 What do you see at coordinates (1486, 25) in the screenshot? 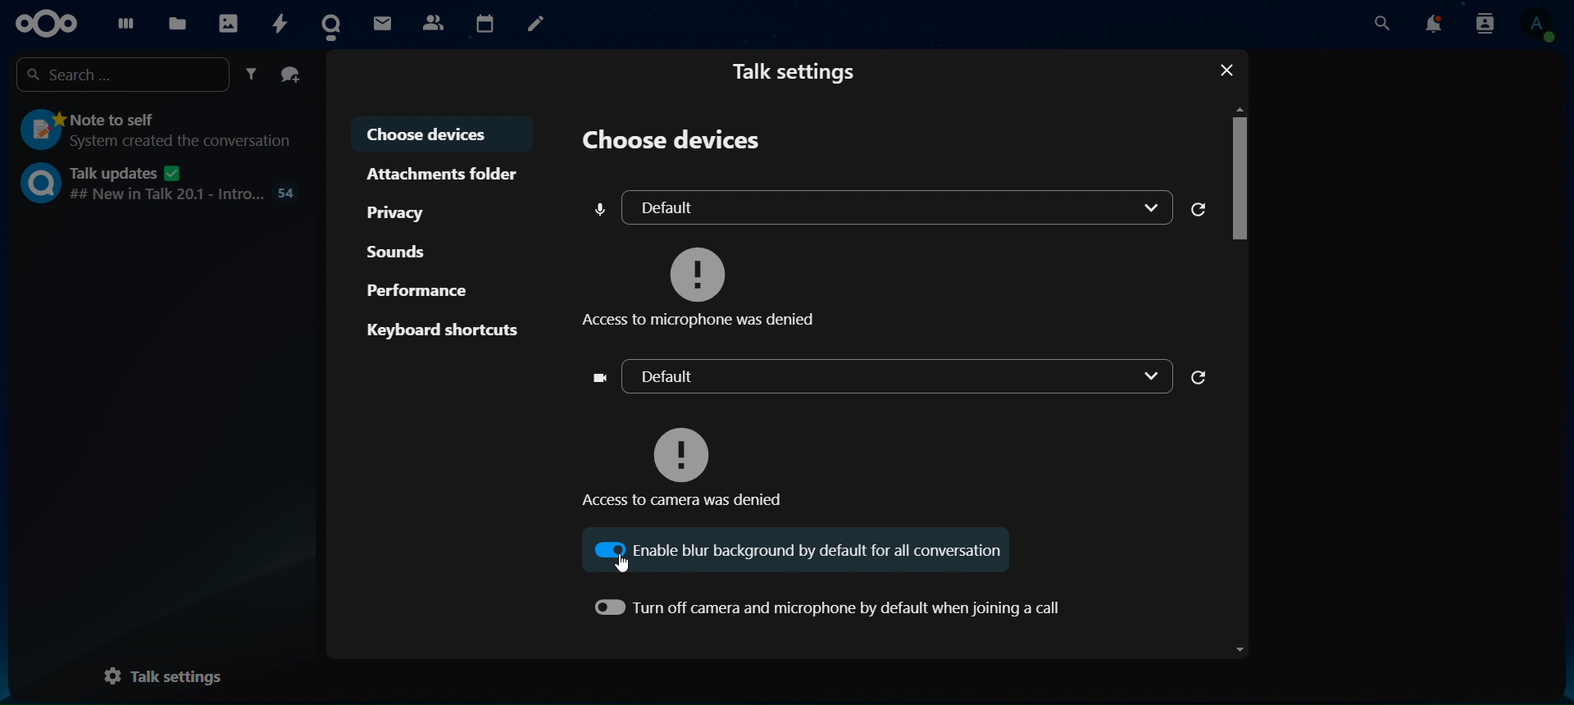
I see `contacts` at bounding box center [1486, 25].